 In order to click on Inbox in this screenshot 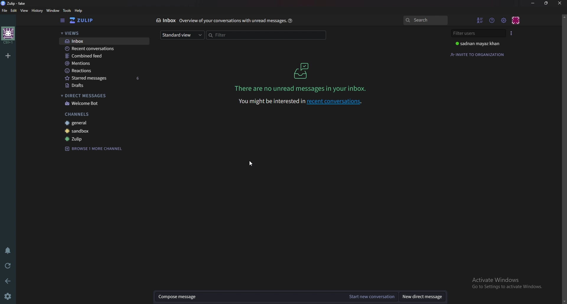, I will do `click(166, 20)`.